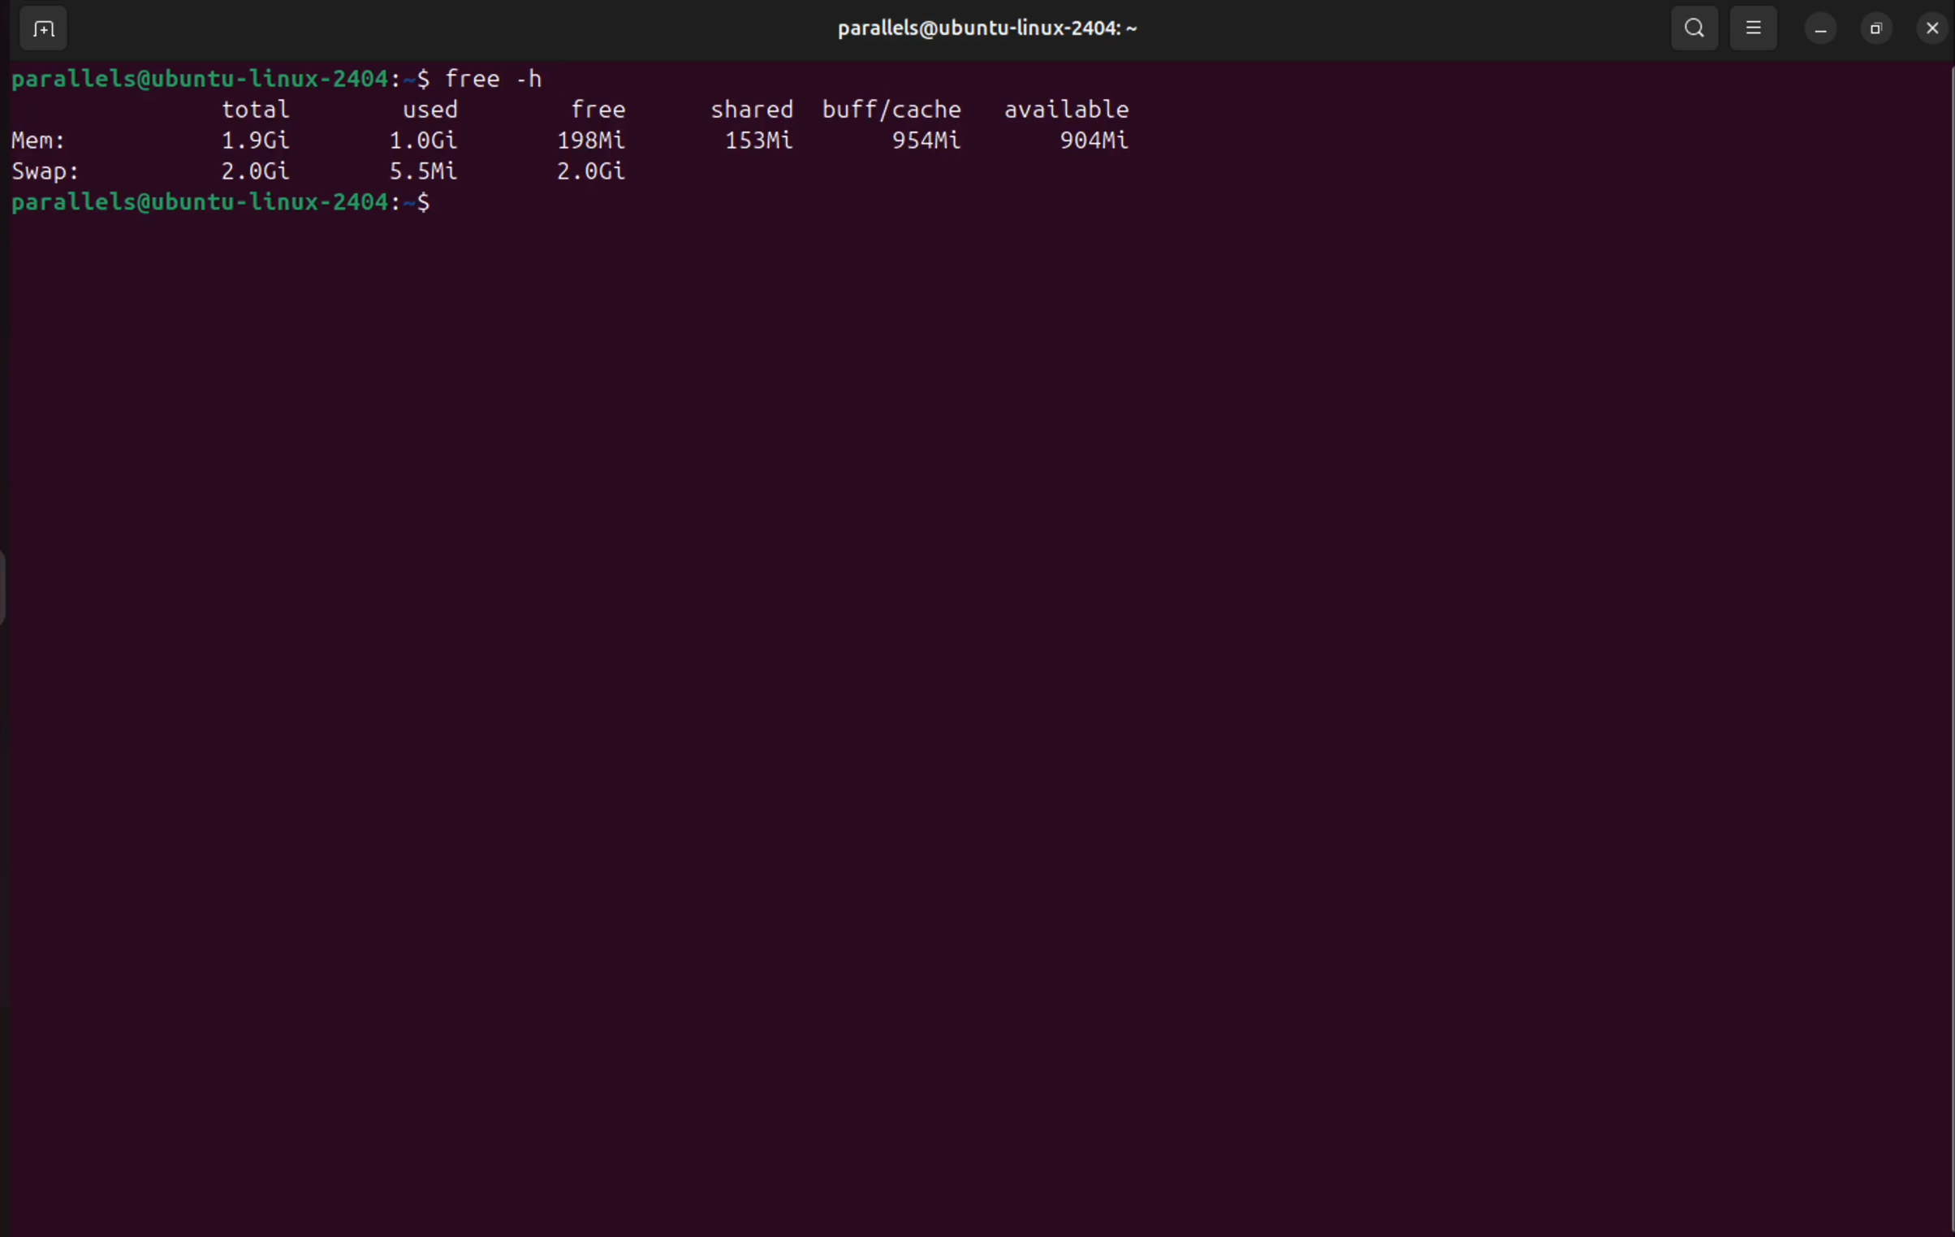 Image resolution: width=1955 pixels, height=1237 pixels. Describe the element at coordinates (493, 75) in the screenshot. I see `free-h` at that location.